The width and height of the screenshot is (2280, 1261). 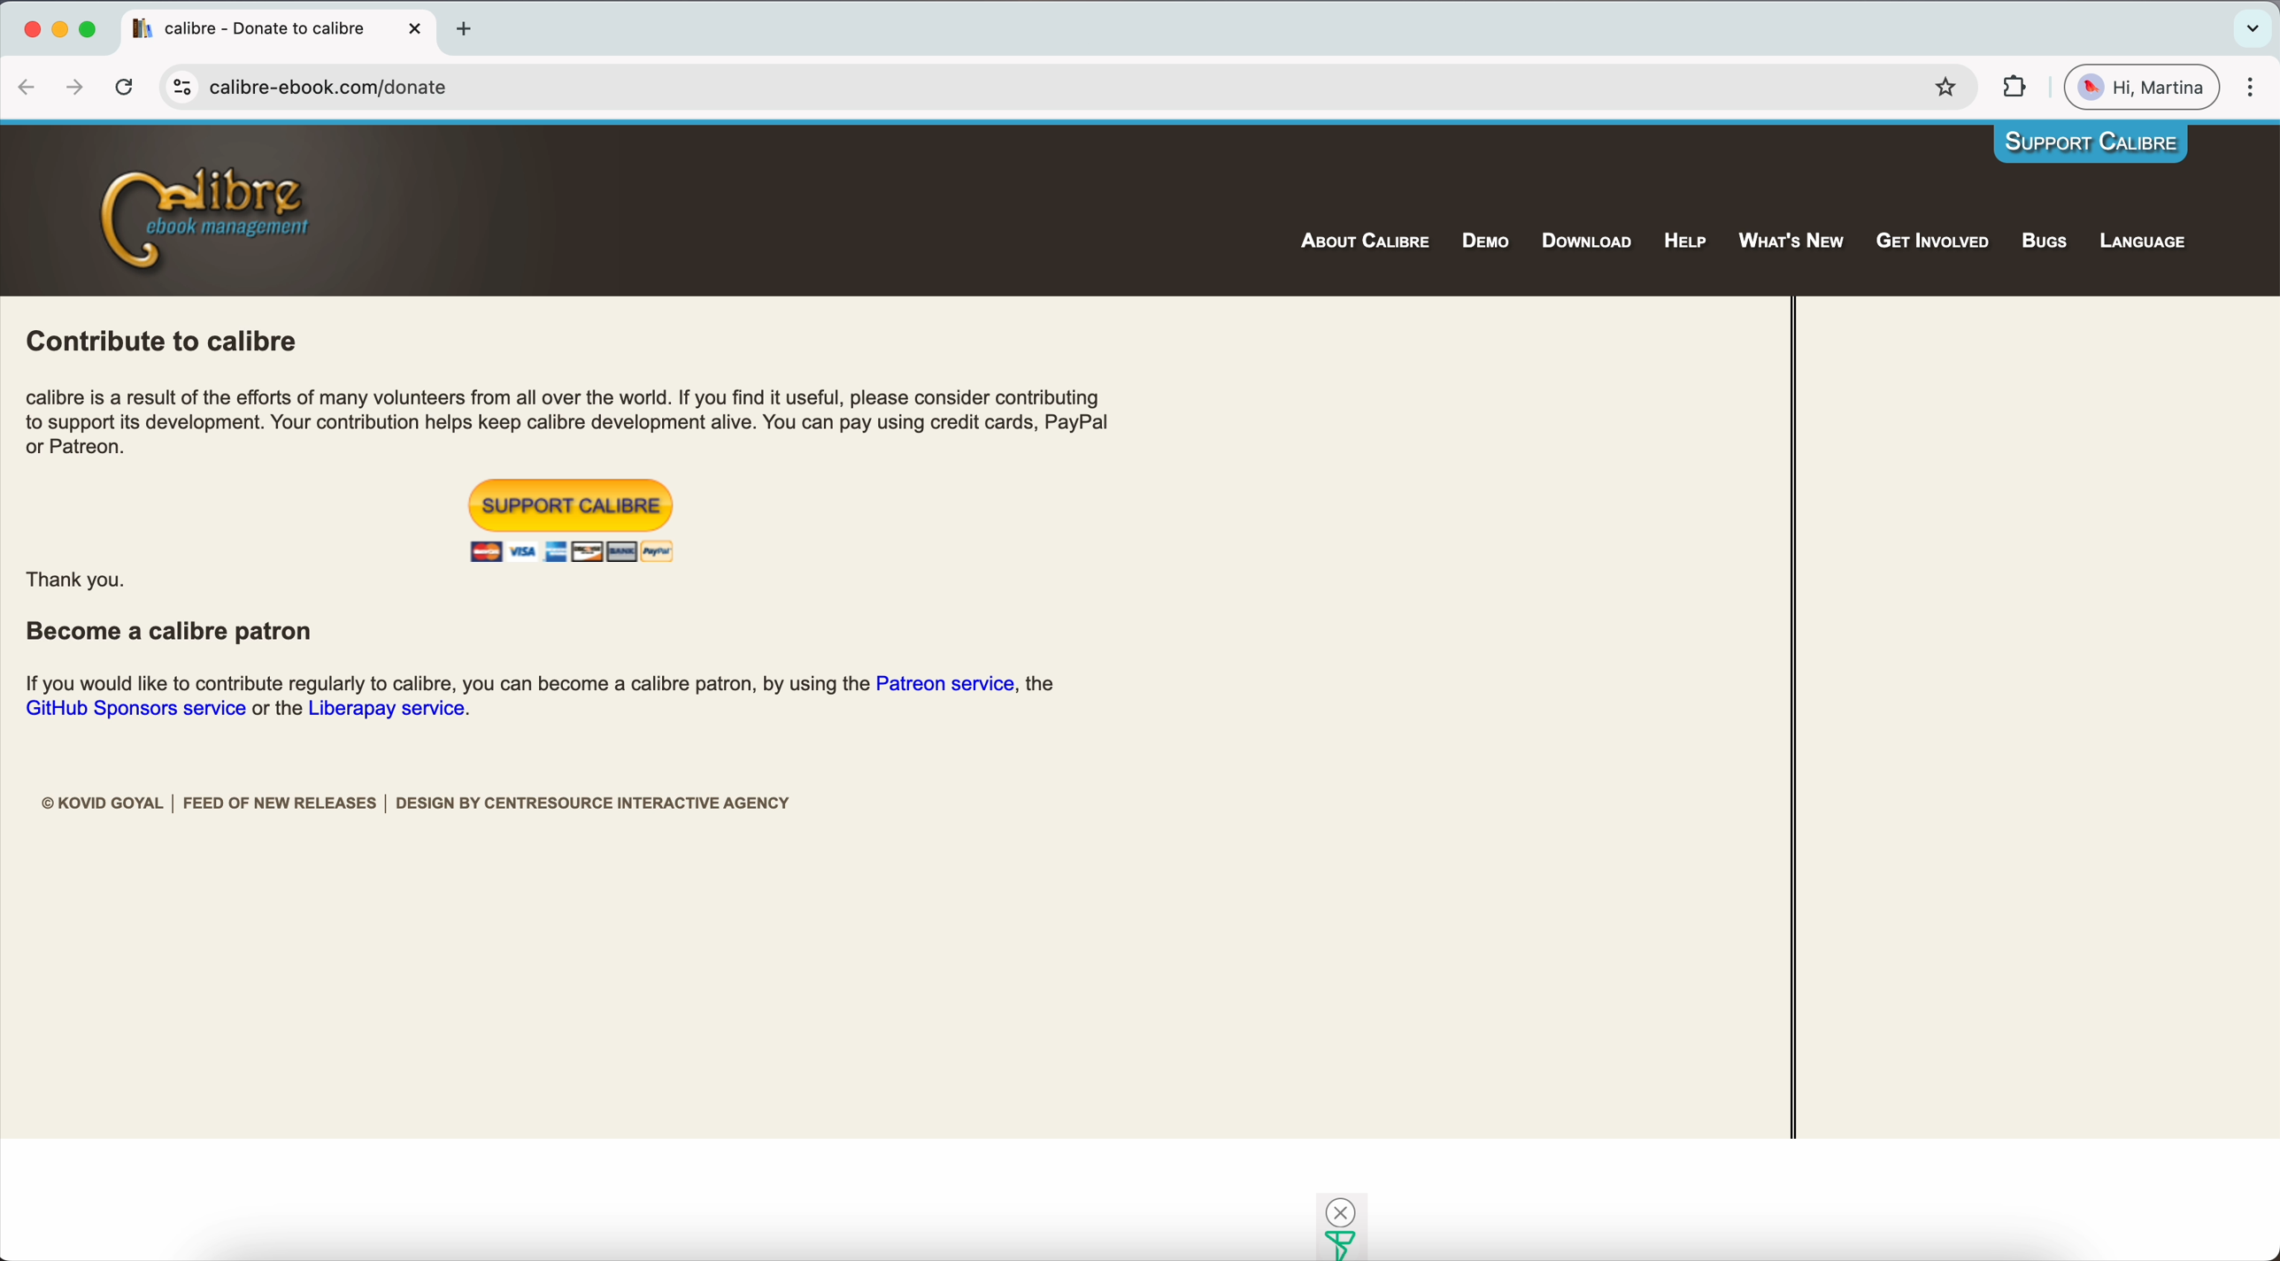 What do you see at coordinates (2045, 243) in the screenshot?
I see `bugs` at bounding box center [2045, 243].